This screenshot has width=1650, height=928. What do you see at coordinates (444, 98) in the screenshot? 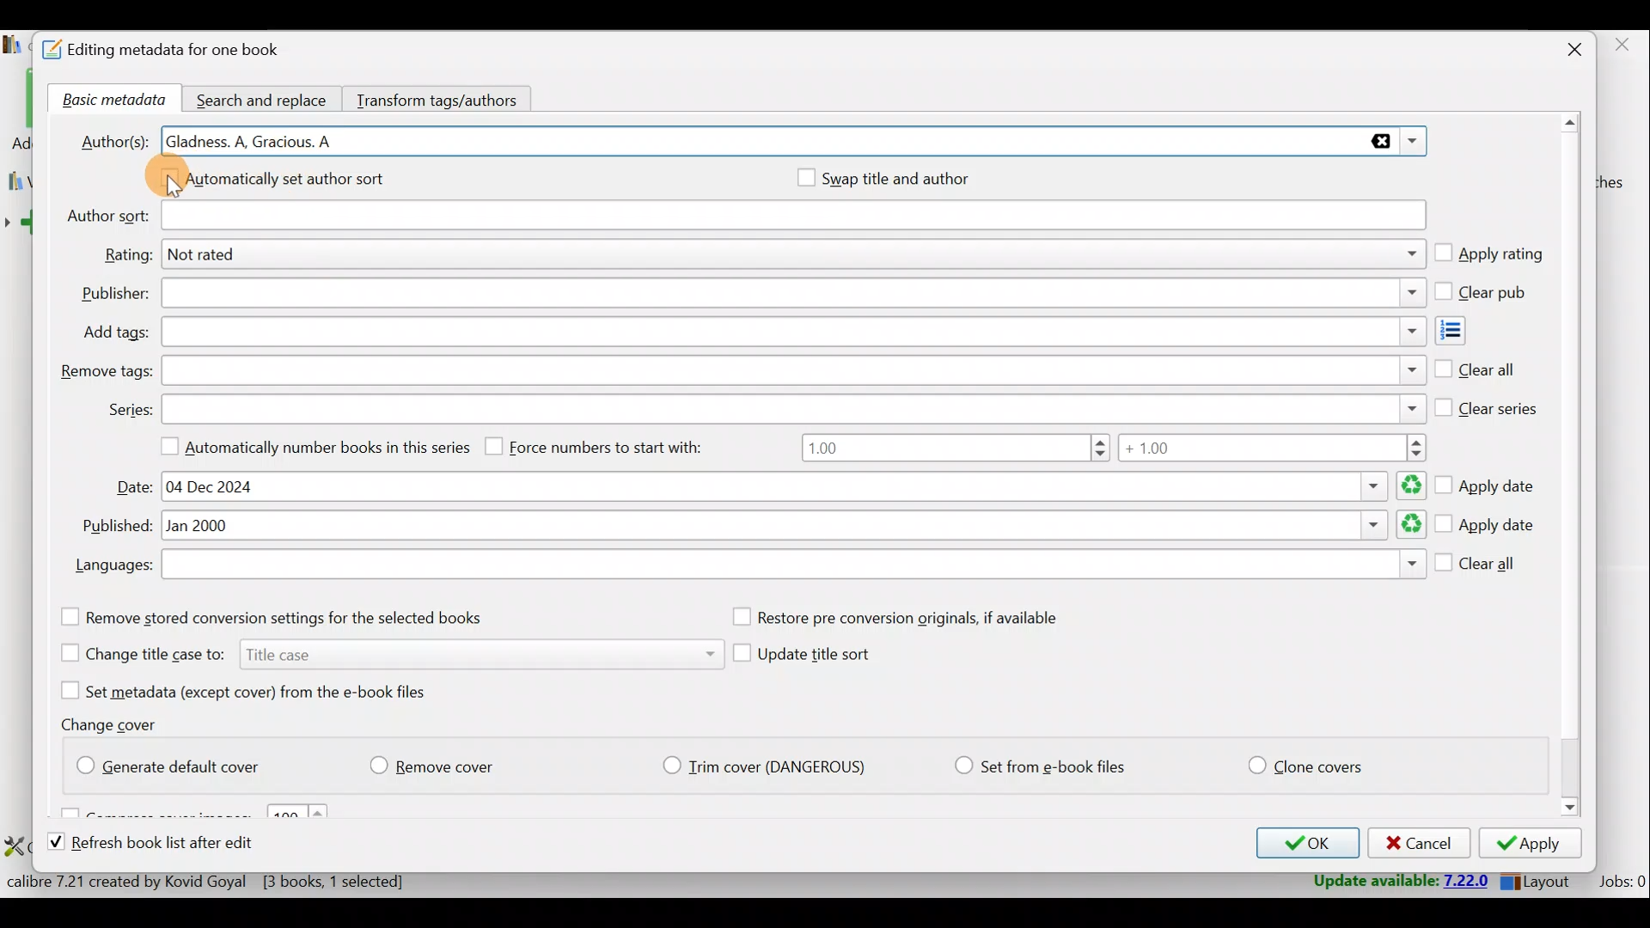
I see `Transform tags/authors` at bounding box center [444, 98].